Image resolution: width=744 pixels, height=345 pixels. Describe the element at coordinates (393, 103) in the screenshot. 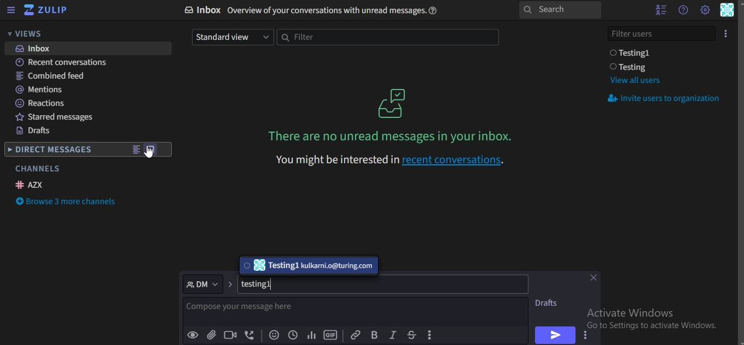

I see `icon` at that location.